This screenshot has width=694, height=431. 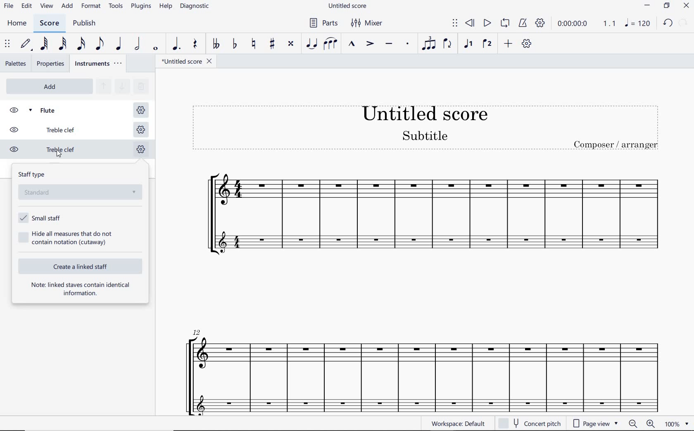 I want to click on rest, so click(x=194, y=45).